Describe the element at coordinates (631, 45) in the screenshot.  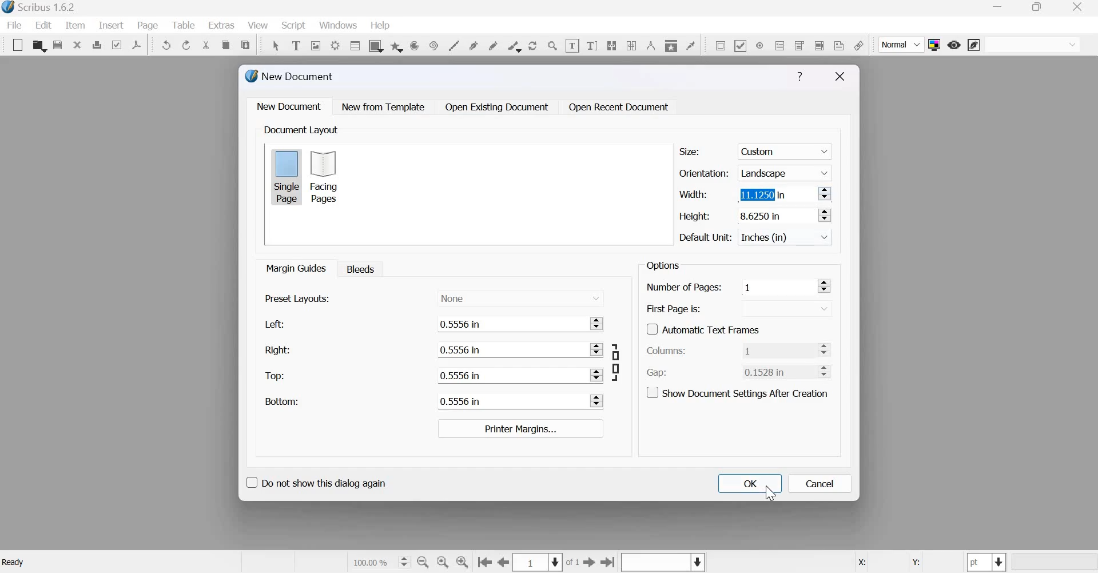
I see `unlink text frames` at that location.